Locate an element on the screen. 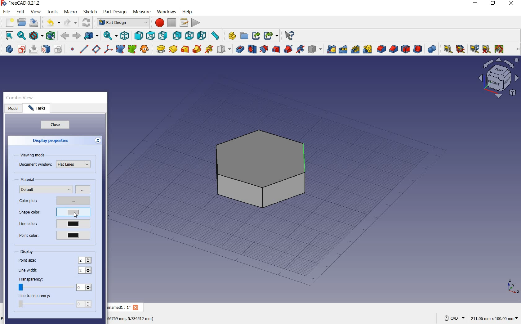 This screenshot has width=521, height=324. fillet is located at coordinates (381, 49).